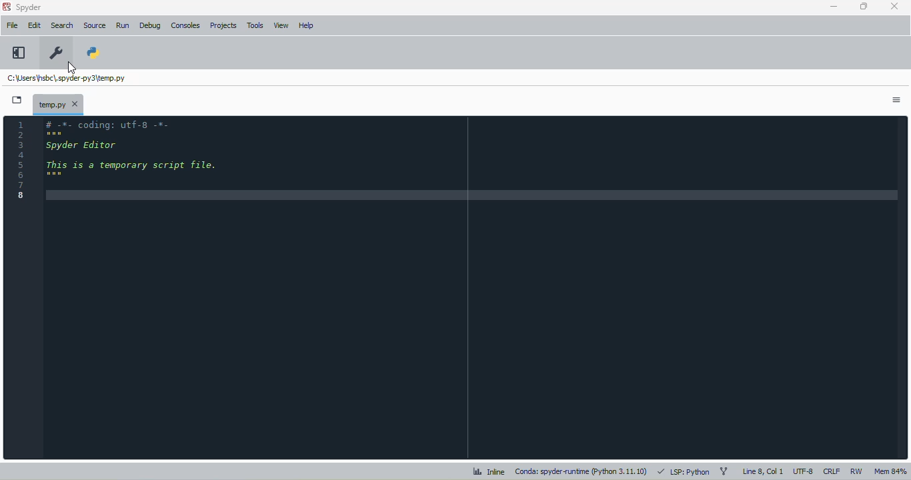  I want to click on close, so click(895, 7).